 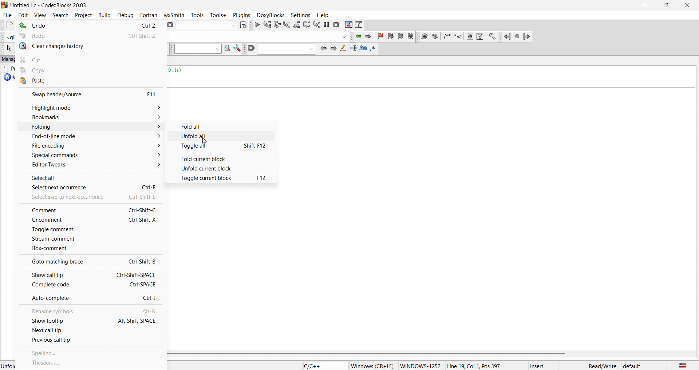 I want to click on wxsmith, so click(x=176, y=14).